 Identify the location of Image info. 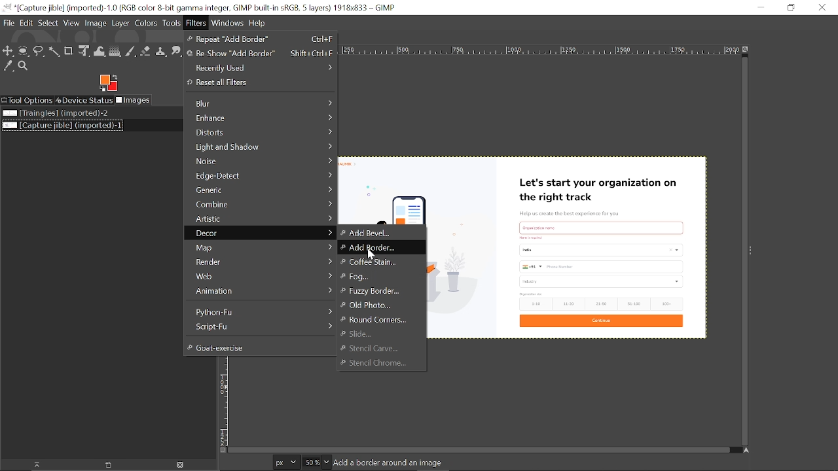
(391, 463).